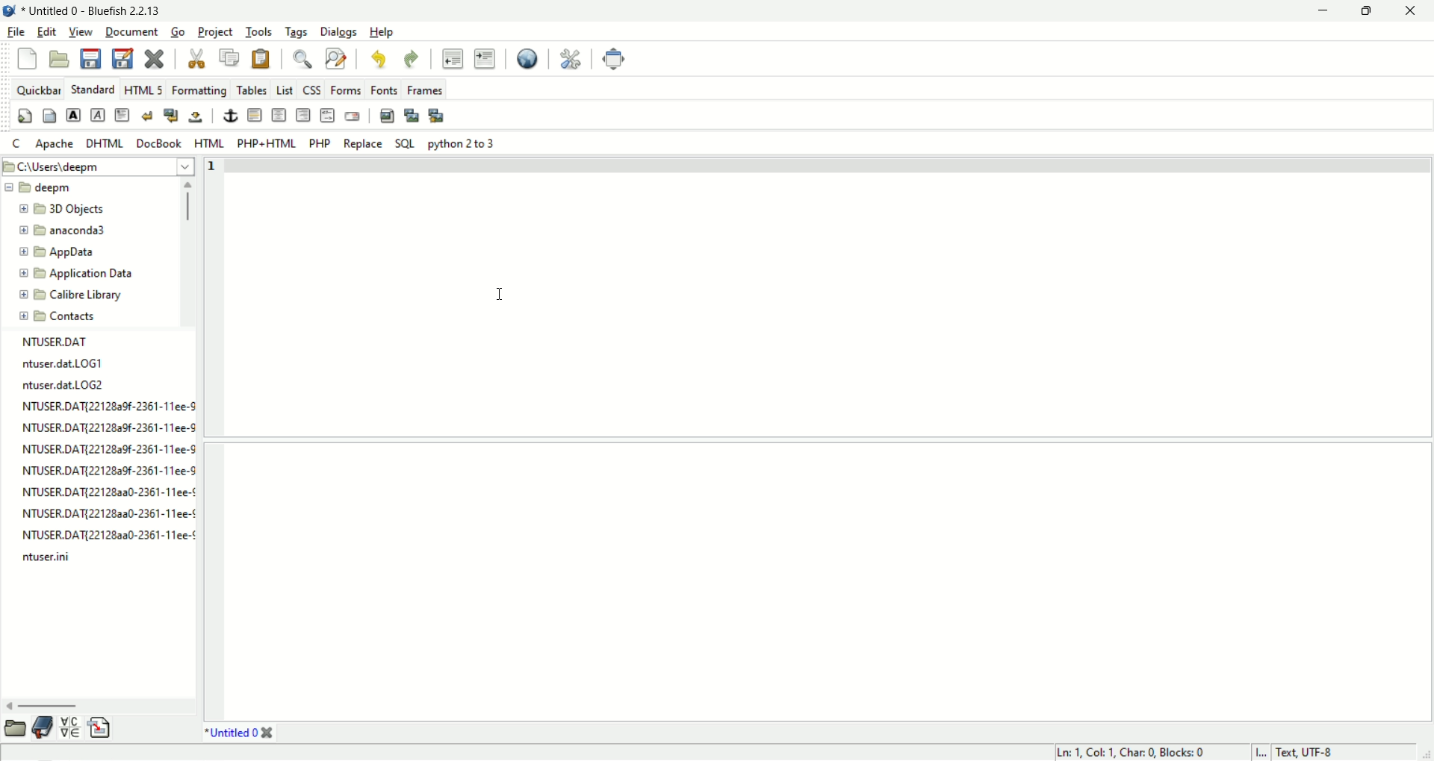  What do you see at coordinates (13, 728) in the screenshot?
I see `file browser` at bounding box center [13, 728].